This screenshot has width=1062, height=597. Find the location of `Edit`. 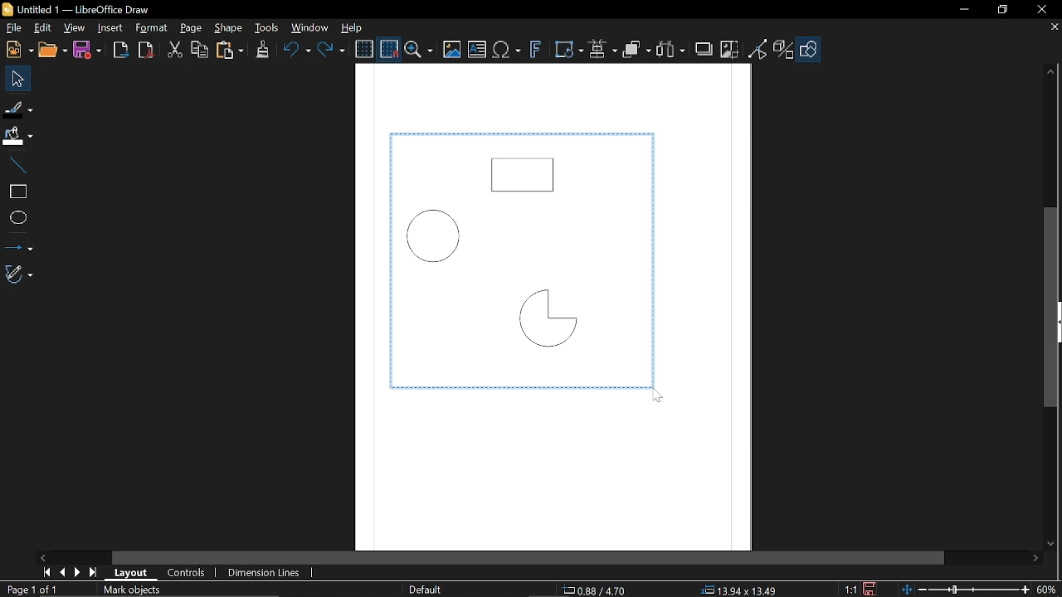

Edit is located at coordinates (41, 29).